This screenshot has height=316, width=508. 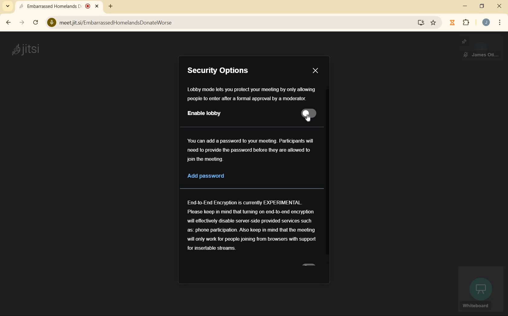 I want to click on toggle, so click(x=308, y=113).